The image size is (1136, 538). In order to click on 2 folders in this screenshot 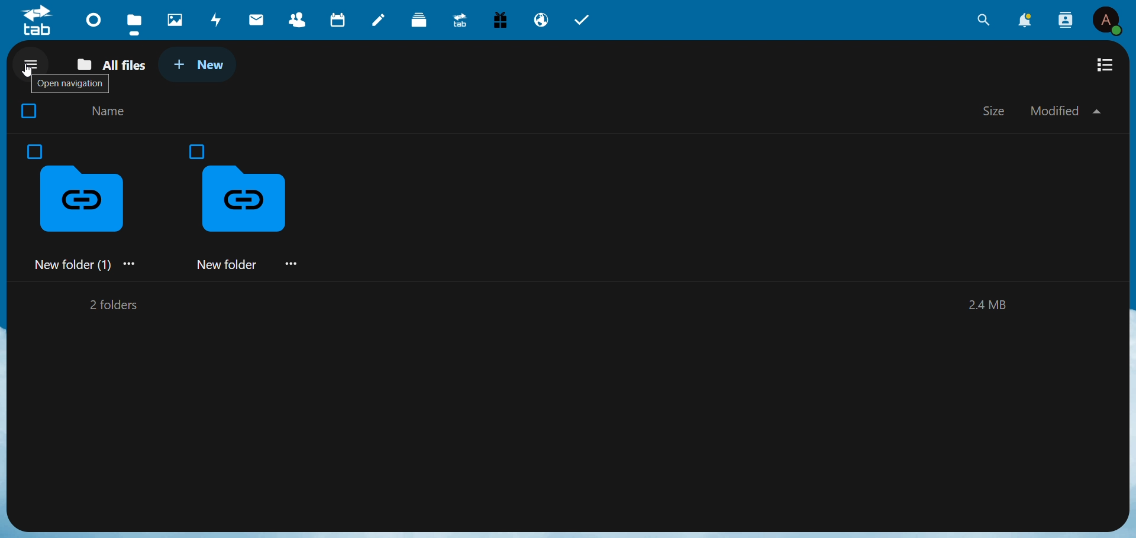, I will do `click(111, 305)`.